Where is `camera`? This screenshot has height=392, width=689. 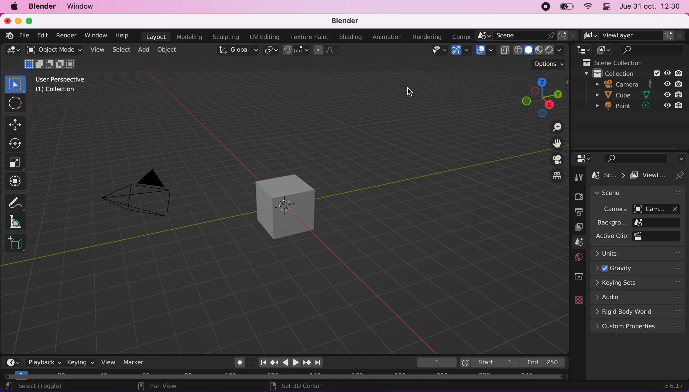 camera is located at coordinates (660, 209).